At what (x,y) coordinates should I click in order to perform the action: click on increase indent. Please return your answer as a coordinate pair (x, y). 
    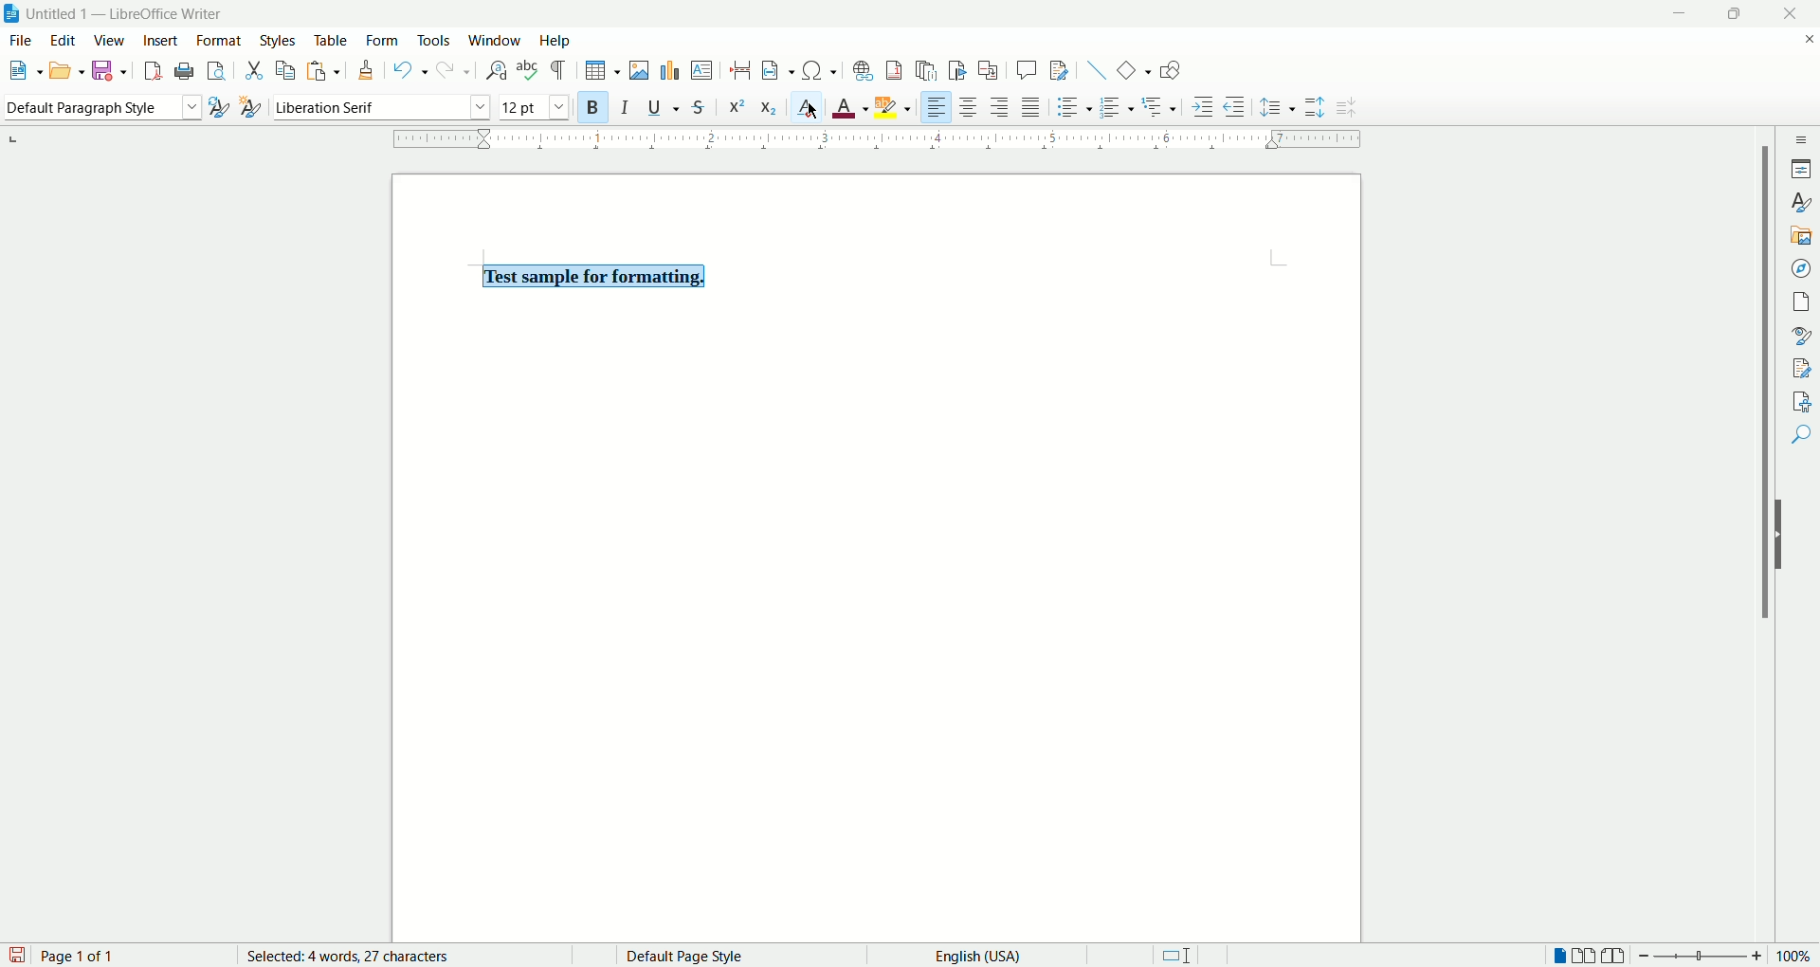
    Looking at the image, I should click on (1201, 104).